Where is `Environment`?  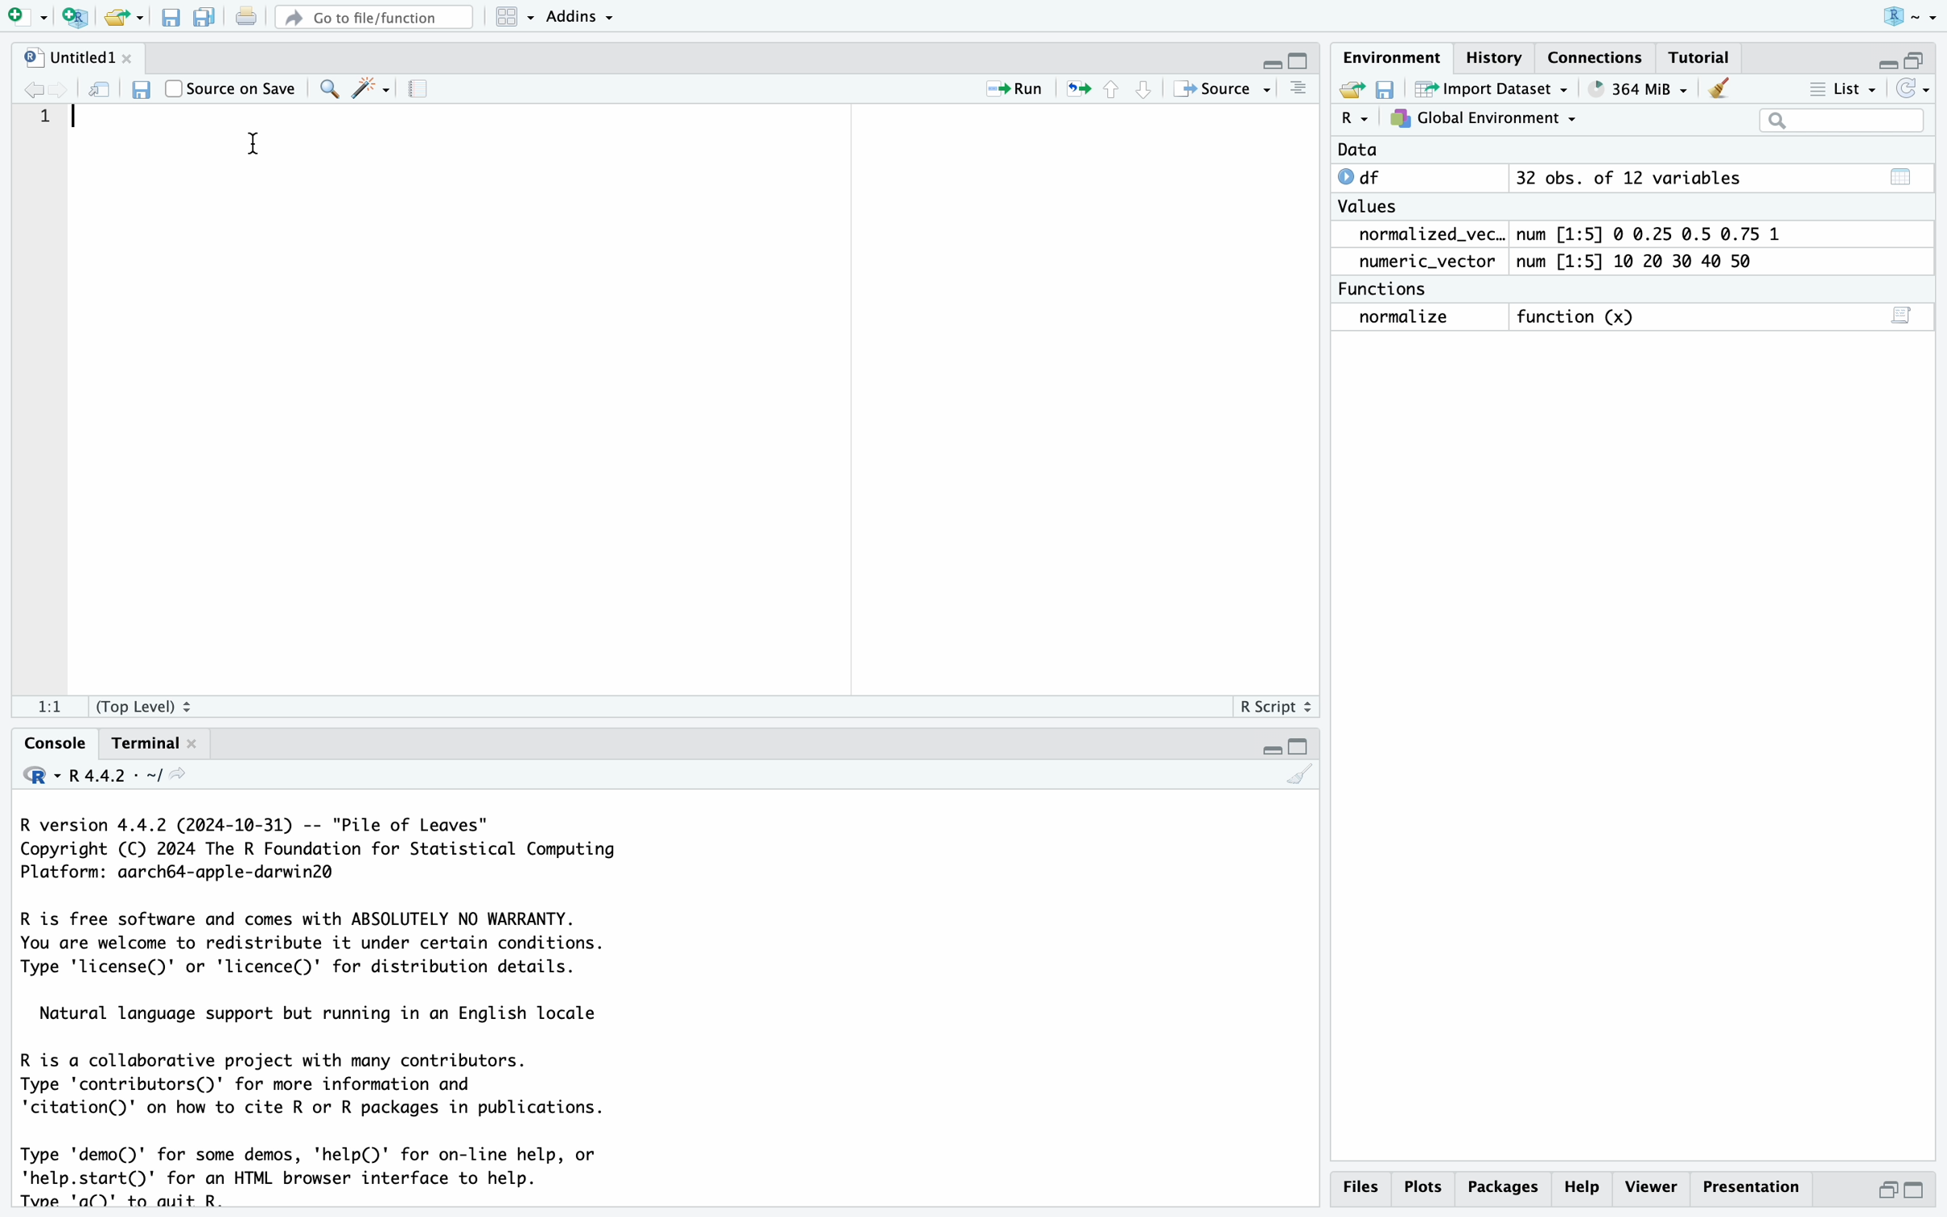
Environment is located at coordinates (1391, 58).